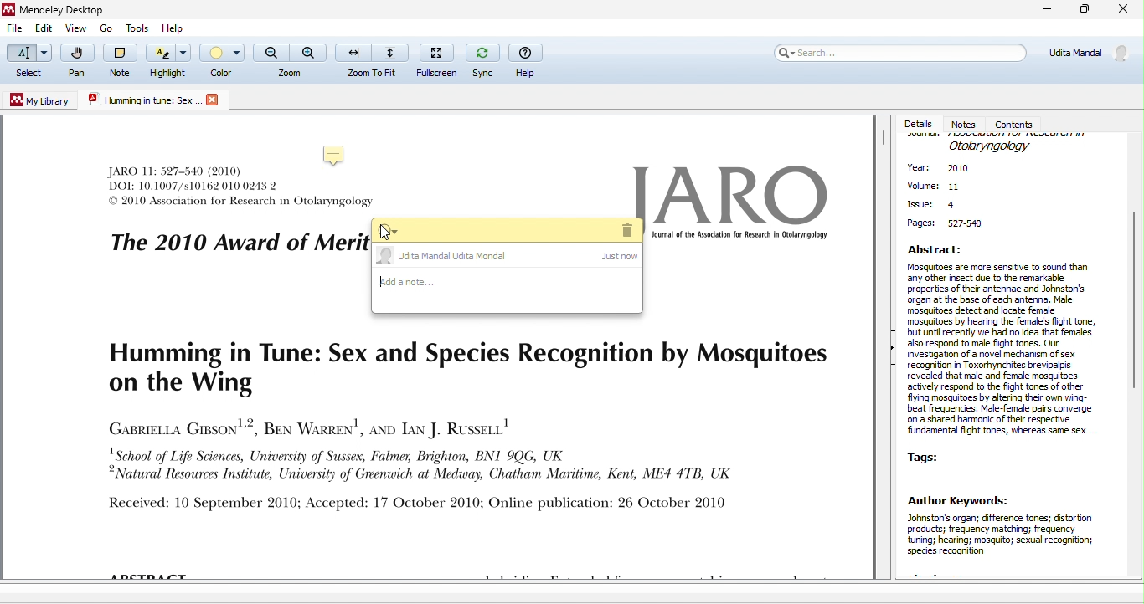  I want to click on year:2010, so click(949, 170).